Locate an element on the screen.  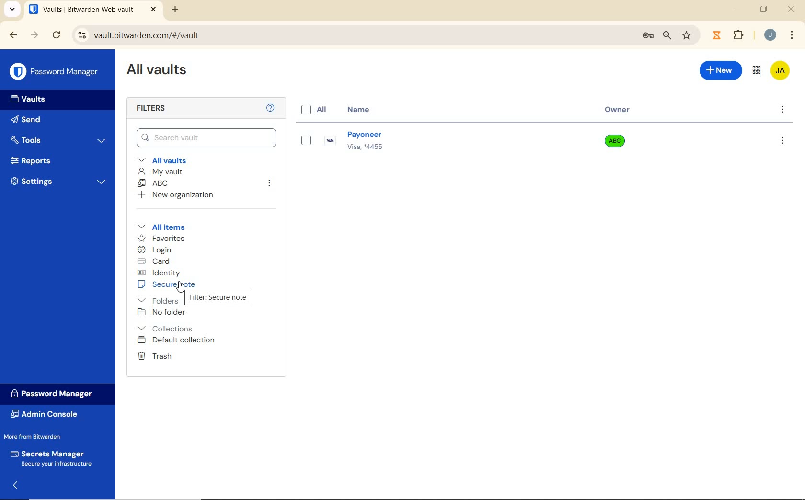
leave is located at coordinates (270, 185).